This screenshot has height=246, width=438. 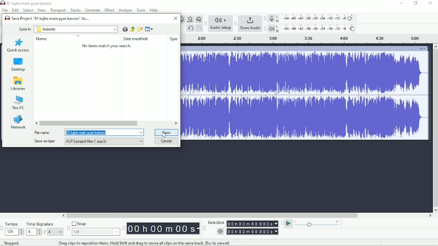 I want to click on Go to last folder visited, so click(x=124, y=29).